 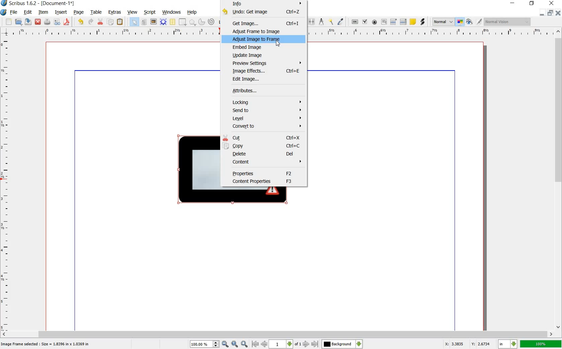 I want to click on file, so click(x=14, y=13).